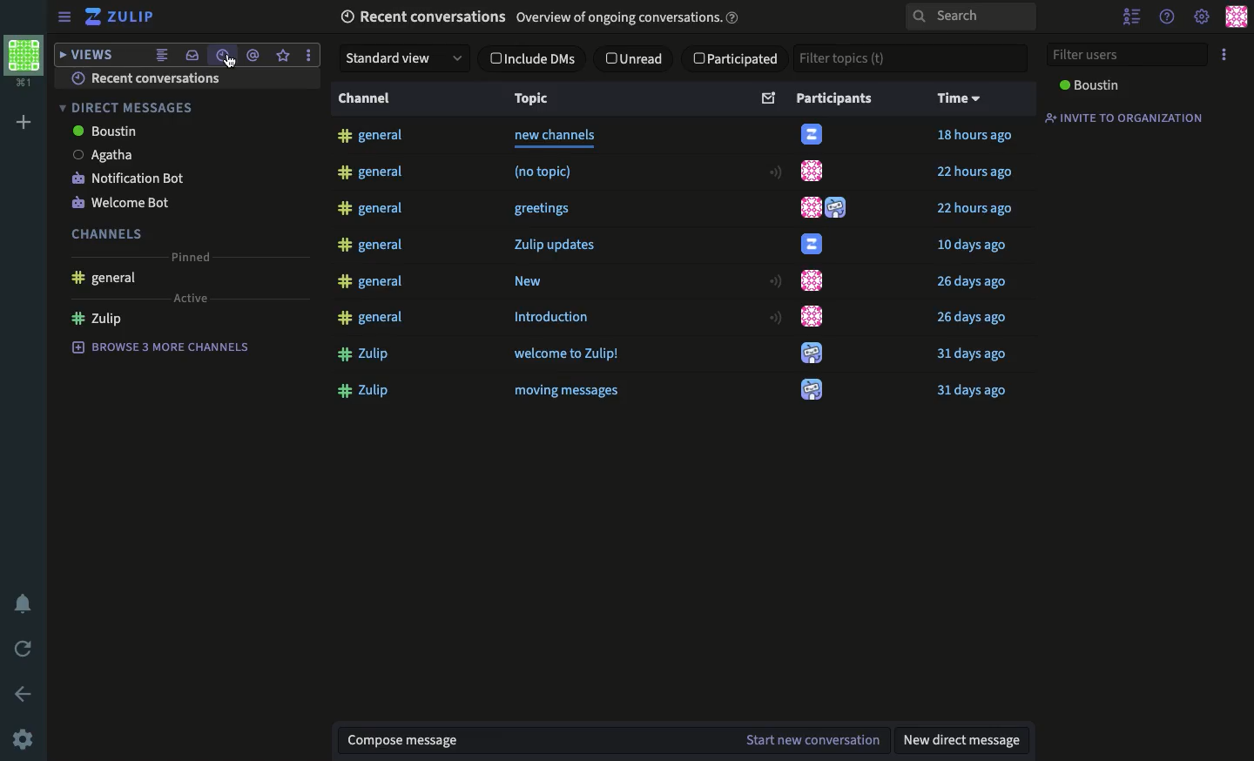 This screenshot has width=1254, height=761. Describe the element at coordinates (570, 357) in the screenshot. I see `welcome to zulip` at that location.